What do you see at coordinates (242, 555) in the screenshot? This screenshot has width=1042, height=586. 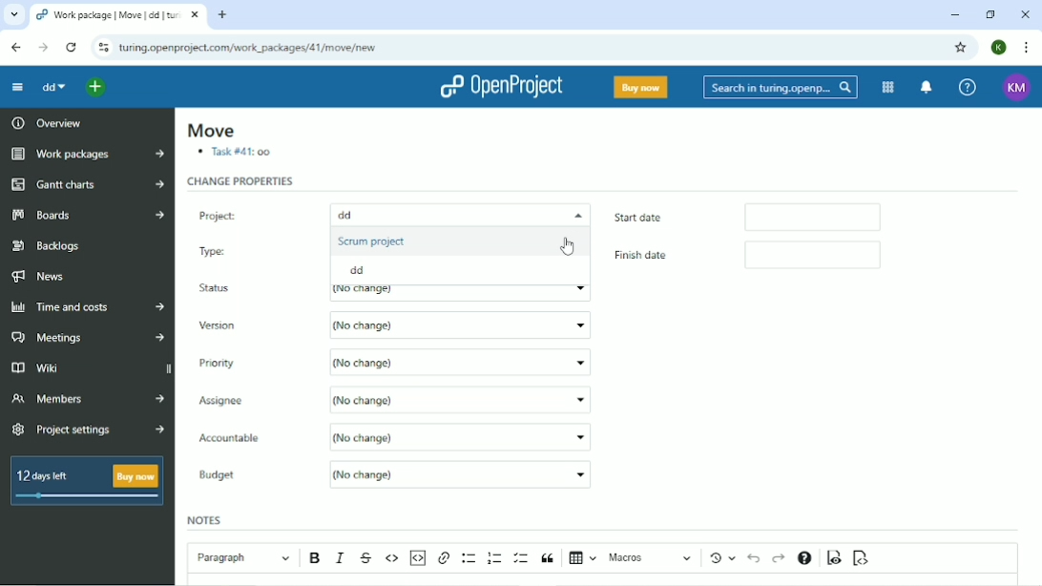 I see `Paragraph` at bounding box center [242, 555].